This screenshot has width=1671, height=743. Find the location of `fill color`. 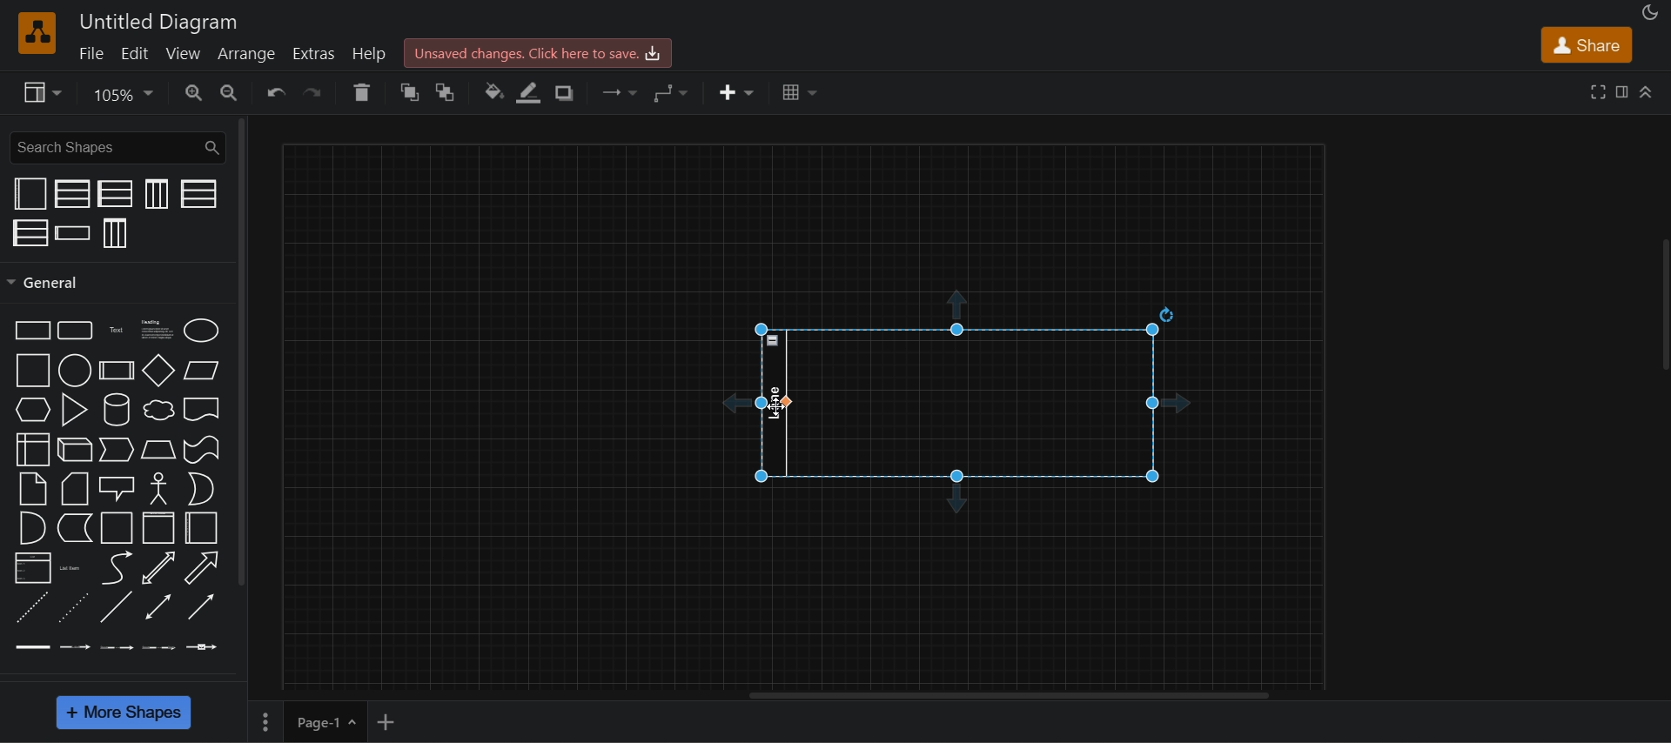

fill color is located at coordinates (491, 90).